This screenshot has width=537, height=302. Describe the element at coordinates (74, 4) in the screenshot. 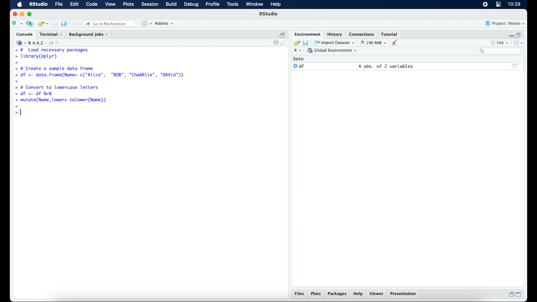

I see `edit` at that location.